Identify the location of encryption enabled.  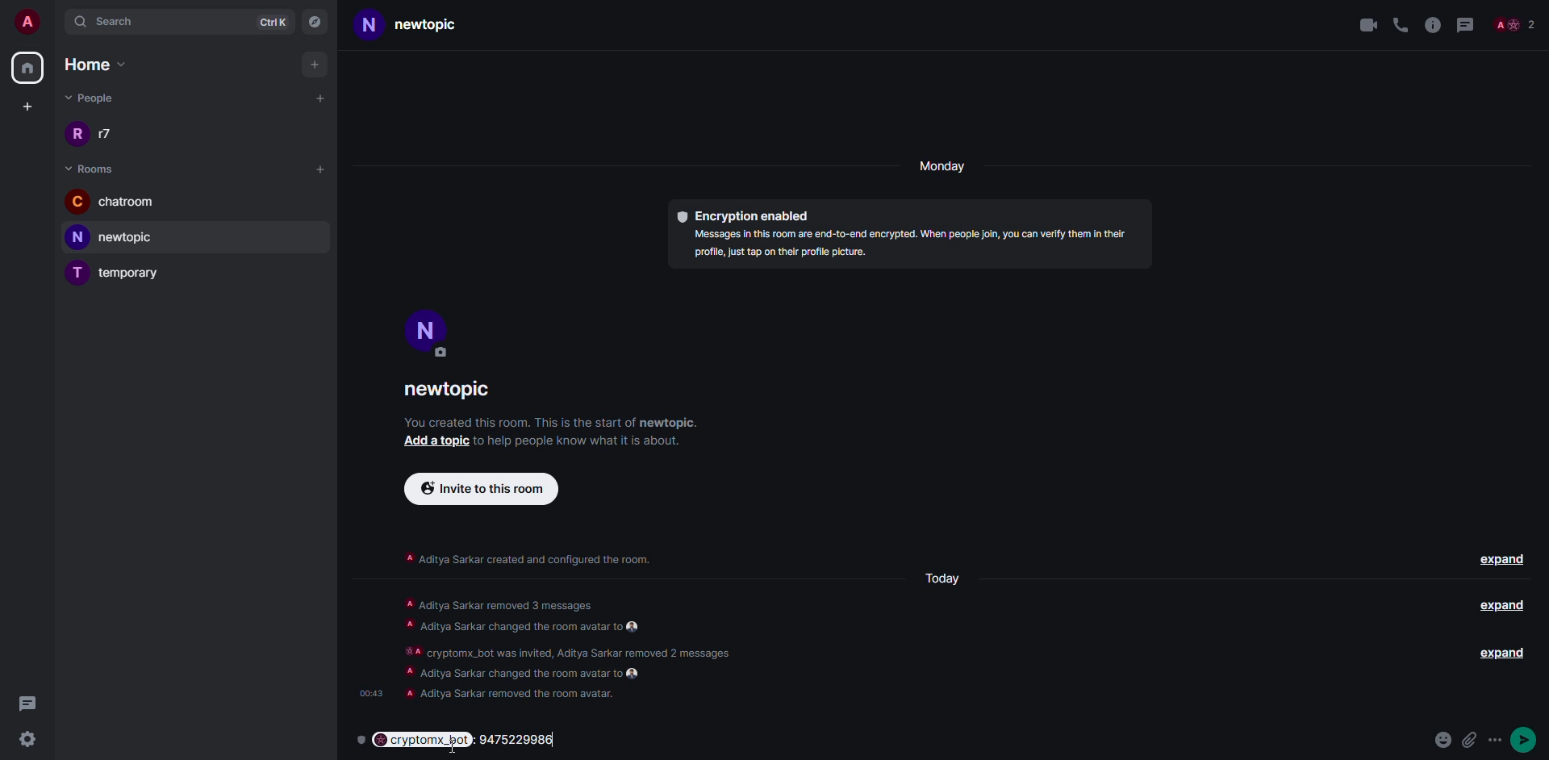
(742, 211).